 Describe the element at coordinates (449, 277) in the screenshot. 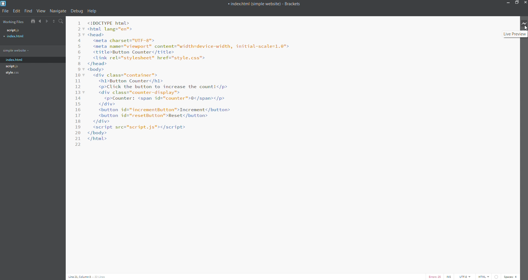

I see `cursor toggle` at that location.